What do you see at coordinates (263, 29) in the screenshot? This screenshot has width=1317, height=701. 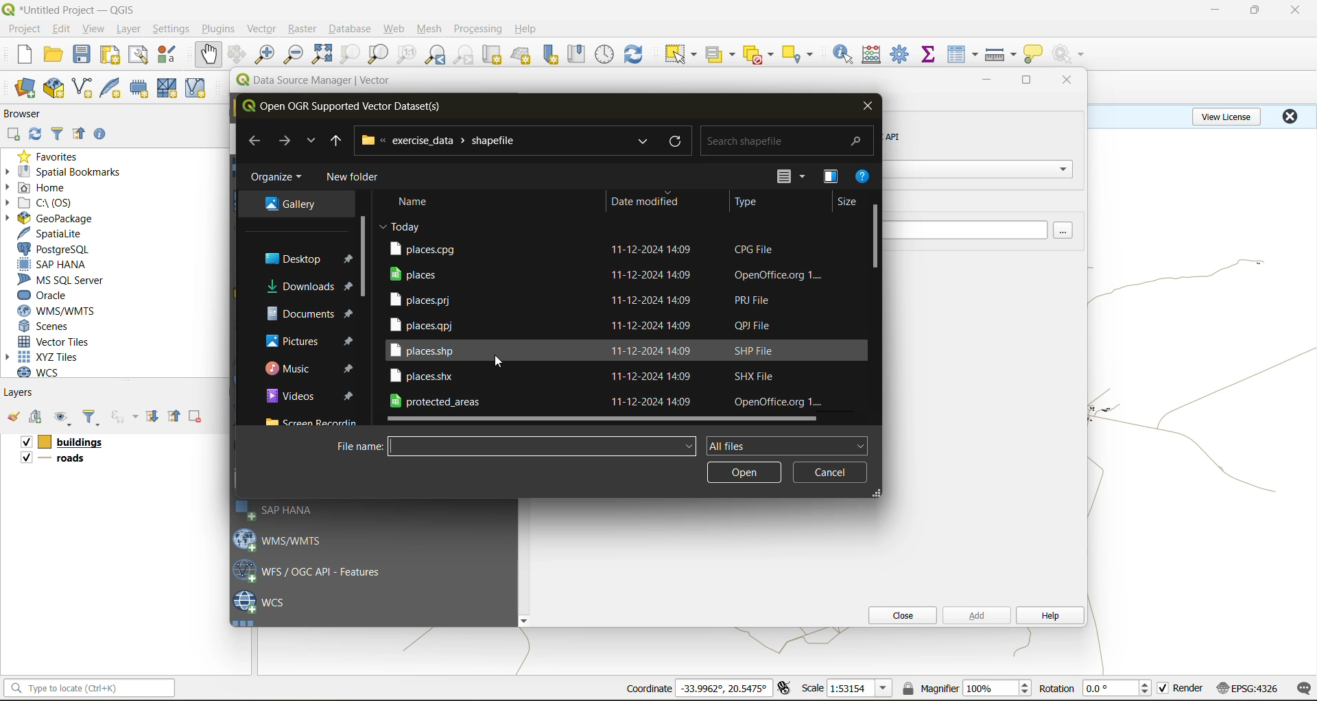 I see `vector` at bounding box center [263, 29].